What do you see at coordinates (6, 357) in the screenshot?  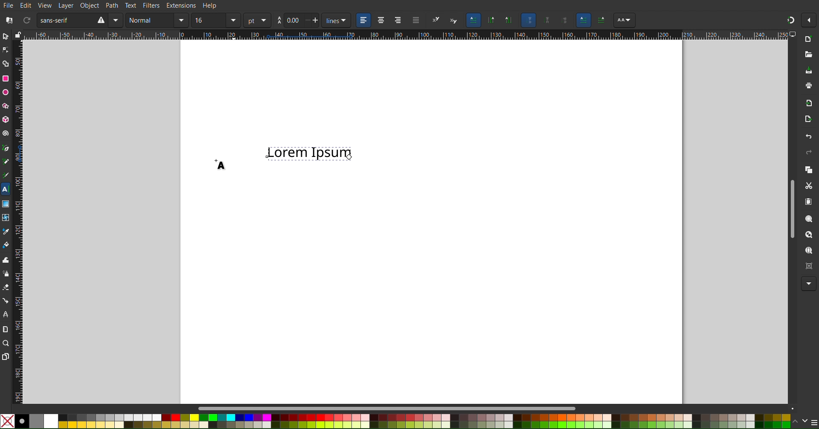 I see `Pages Tool` at bounding box center [6, 357].